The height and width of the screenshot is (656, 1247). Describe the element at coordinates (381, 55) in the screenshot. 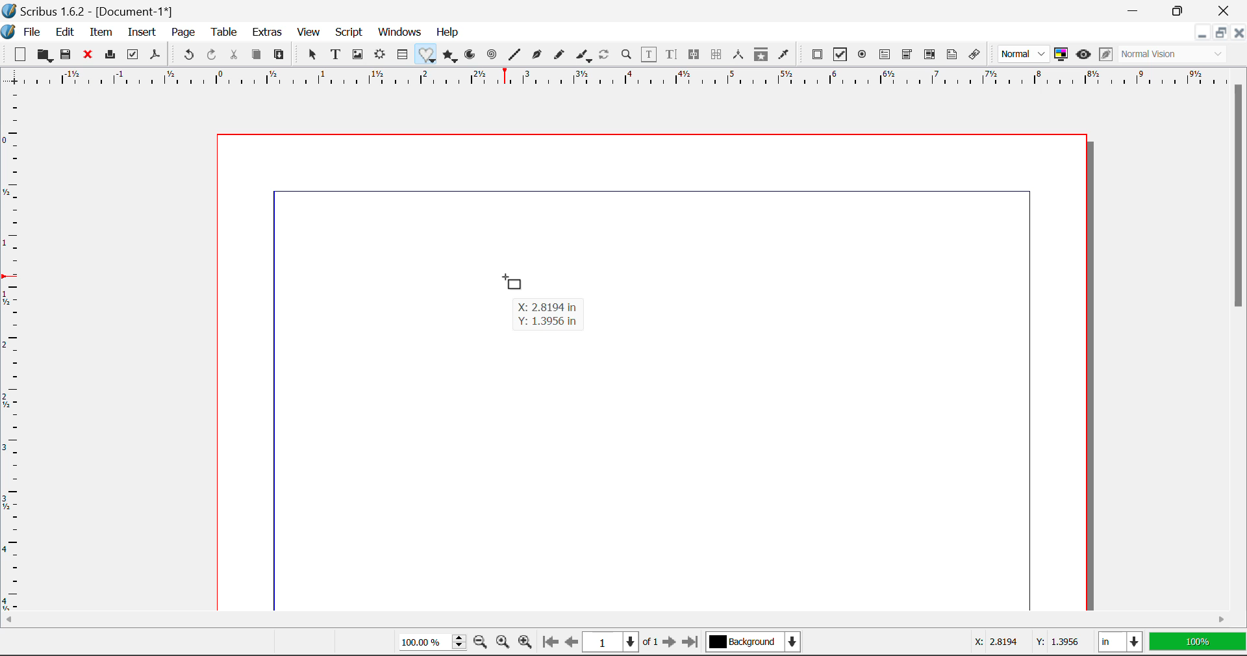

I see `Render Frame` at that location.